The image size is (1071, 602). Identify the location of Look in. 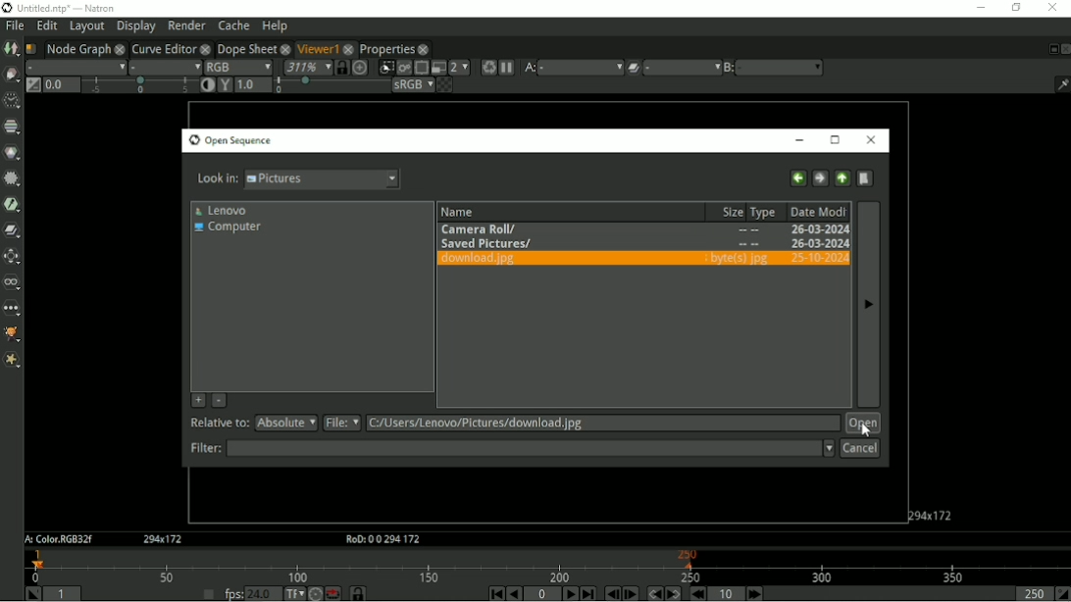
(217, 180).